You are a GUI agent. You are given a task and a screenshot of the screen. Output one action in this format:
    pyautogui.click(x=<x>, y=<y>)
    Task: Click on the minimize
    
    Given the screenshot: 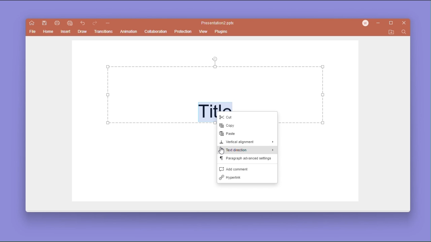 What is the action you would take?
    pyautogui.click(x=379, y=24)
    